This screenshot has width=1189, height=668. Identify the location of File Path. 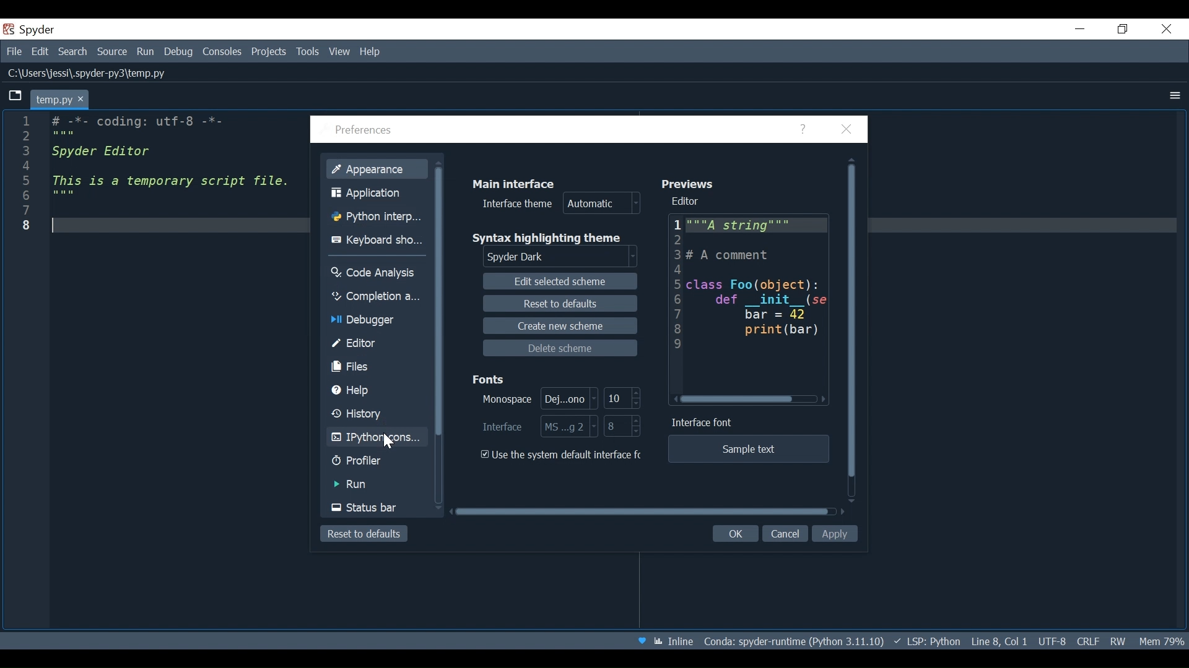
(89, 74).